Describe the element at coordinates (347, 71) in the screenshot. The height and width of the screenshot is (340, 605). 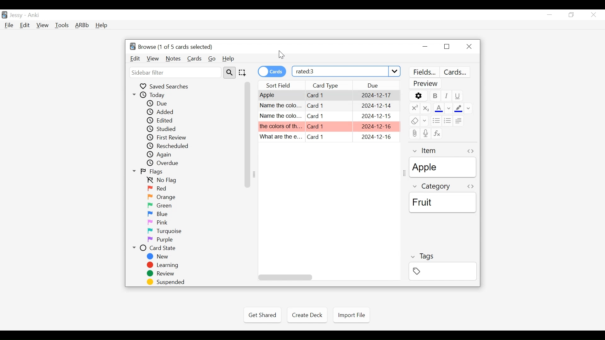
I see `rated:3` at that location.